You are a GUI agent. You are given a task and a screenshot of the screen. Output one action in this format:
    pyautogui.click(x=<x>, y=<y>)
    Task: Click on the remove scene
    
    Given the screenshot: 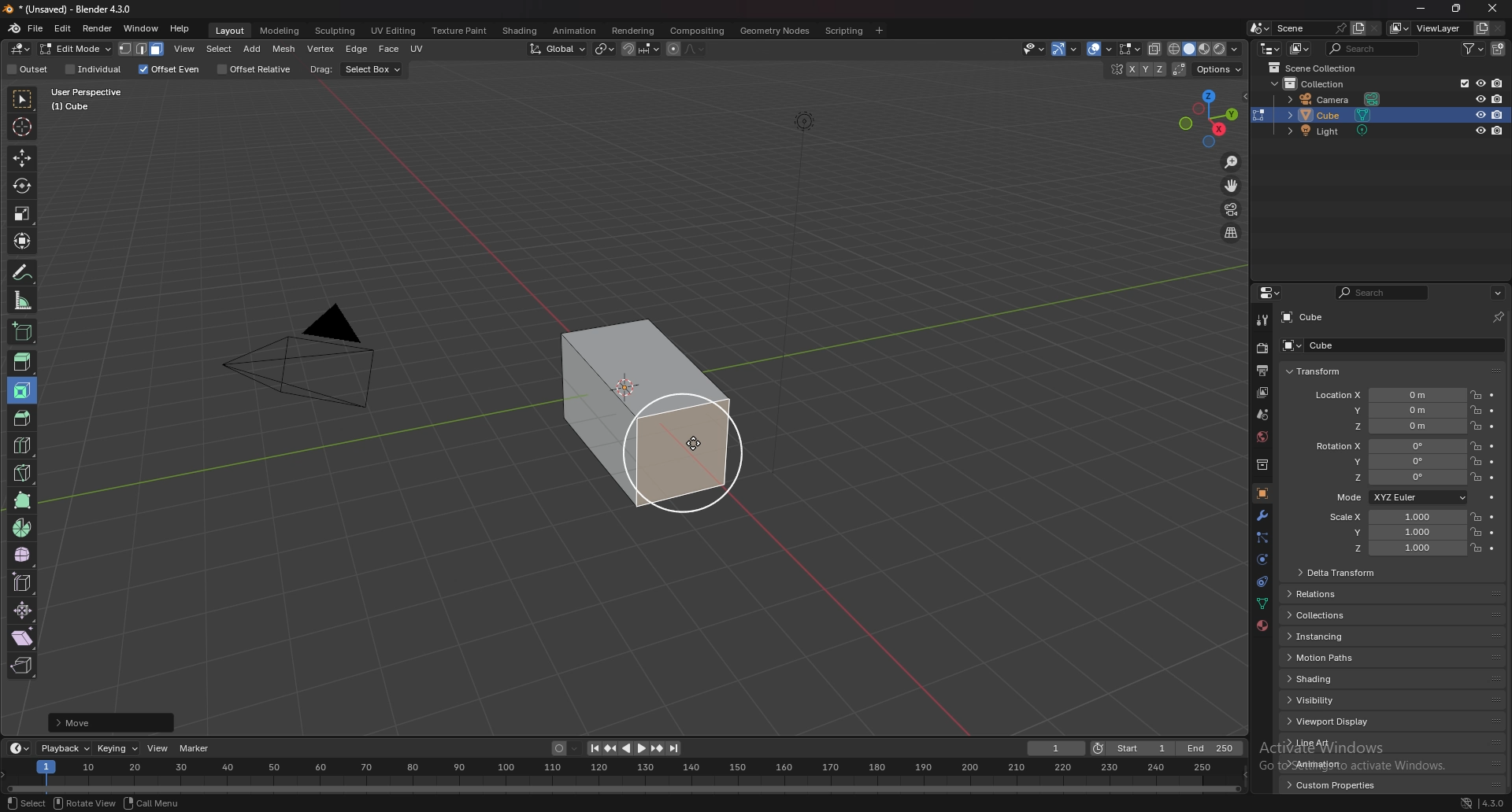 What is the action you would take?
    pyautogui.click(x=1374, y=28)
    